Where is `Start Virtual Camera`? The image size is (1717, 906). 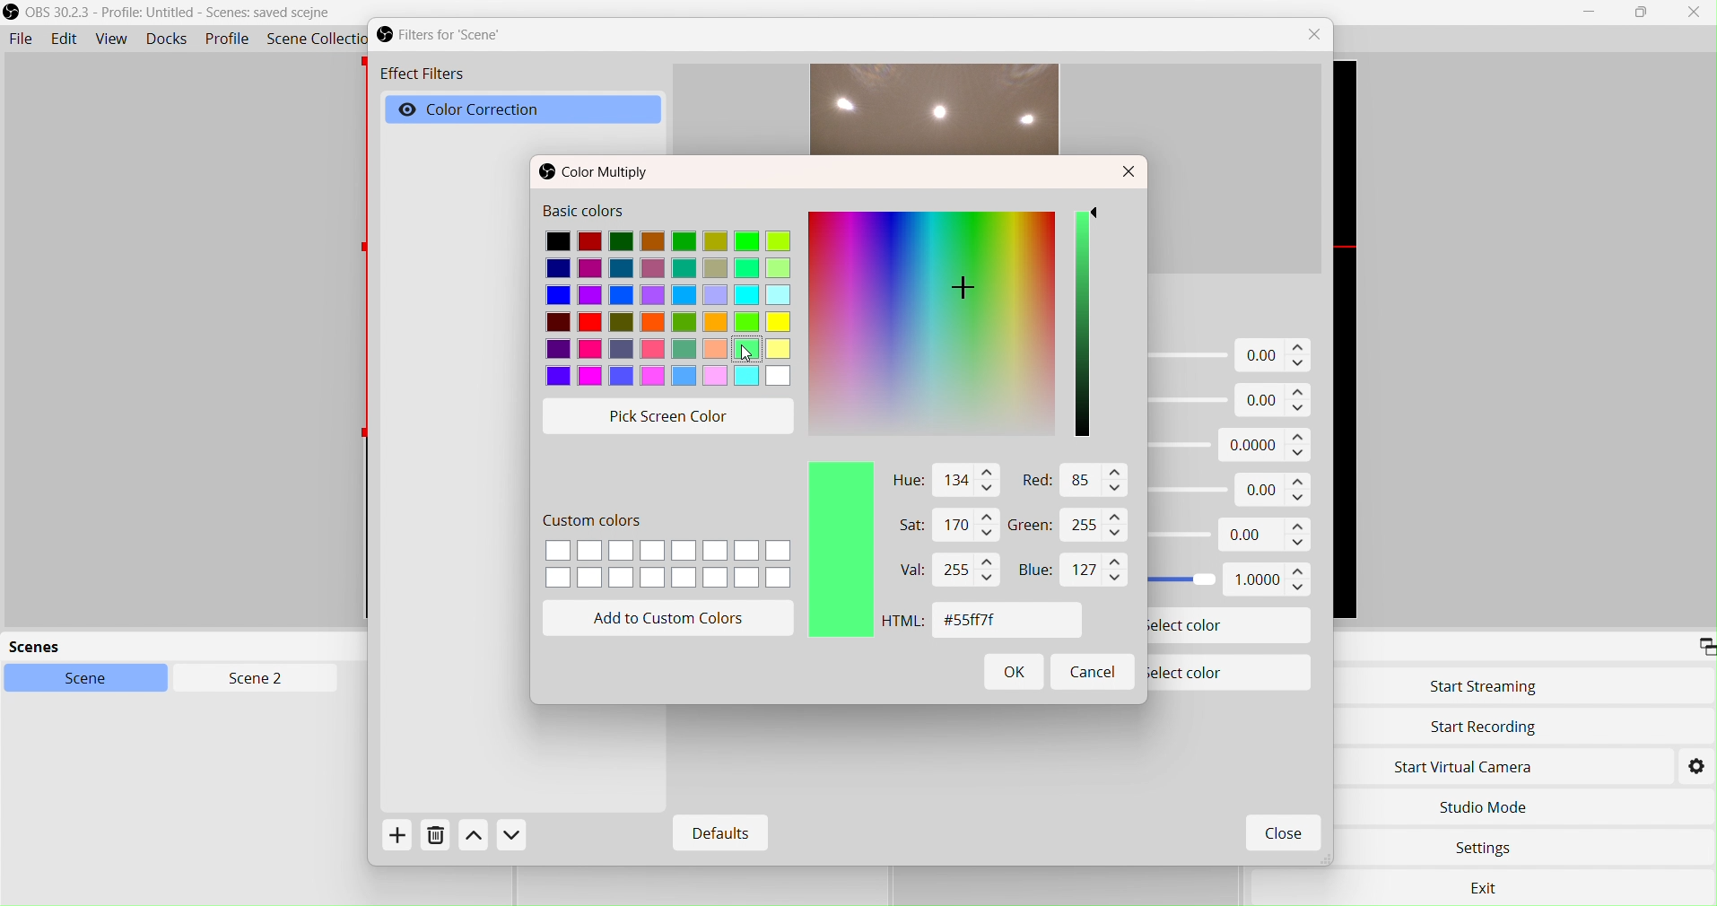
Start Virtual Camera is located at coordinates (1475, 766).